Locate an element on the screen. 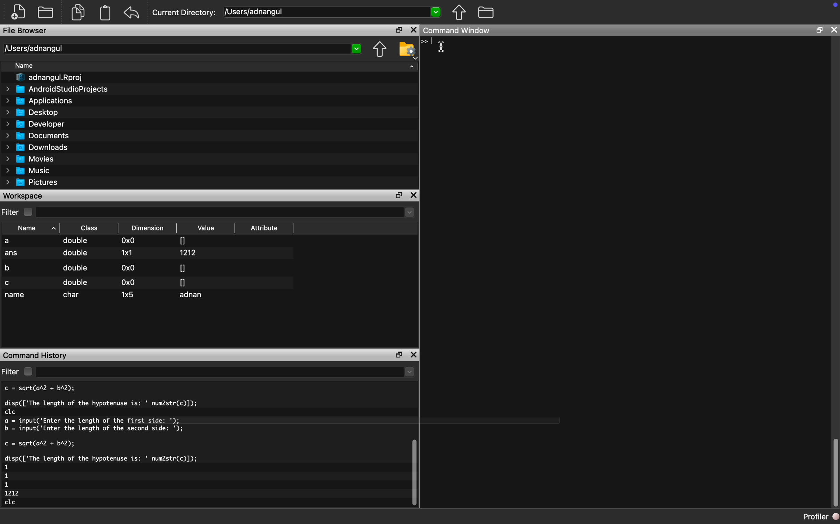 This screenshot has width=840, height=524. adnan is located at coordinates (193, 296).